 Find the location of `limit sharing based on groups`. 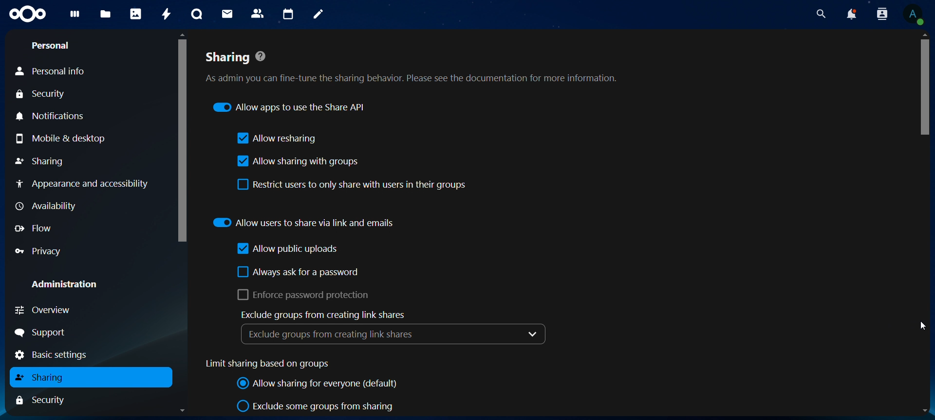

limit sharing based on groups is located at coordinates (271, 366).